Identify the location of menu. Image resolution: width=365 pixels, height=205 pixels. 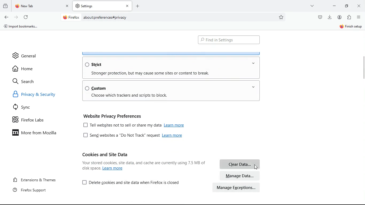
(359, 17).